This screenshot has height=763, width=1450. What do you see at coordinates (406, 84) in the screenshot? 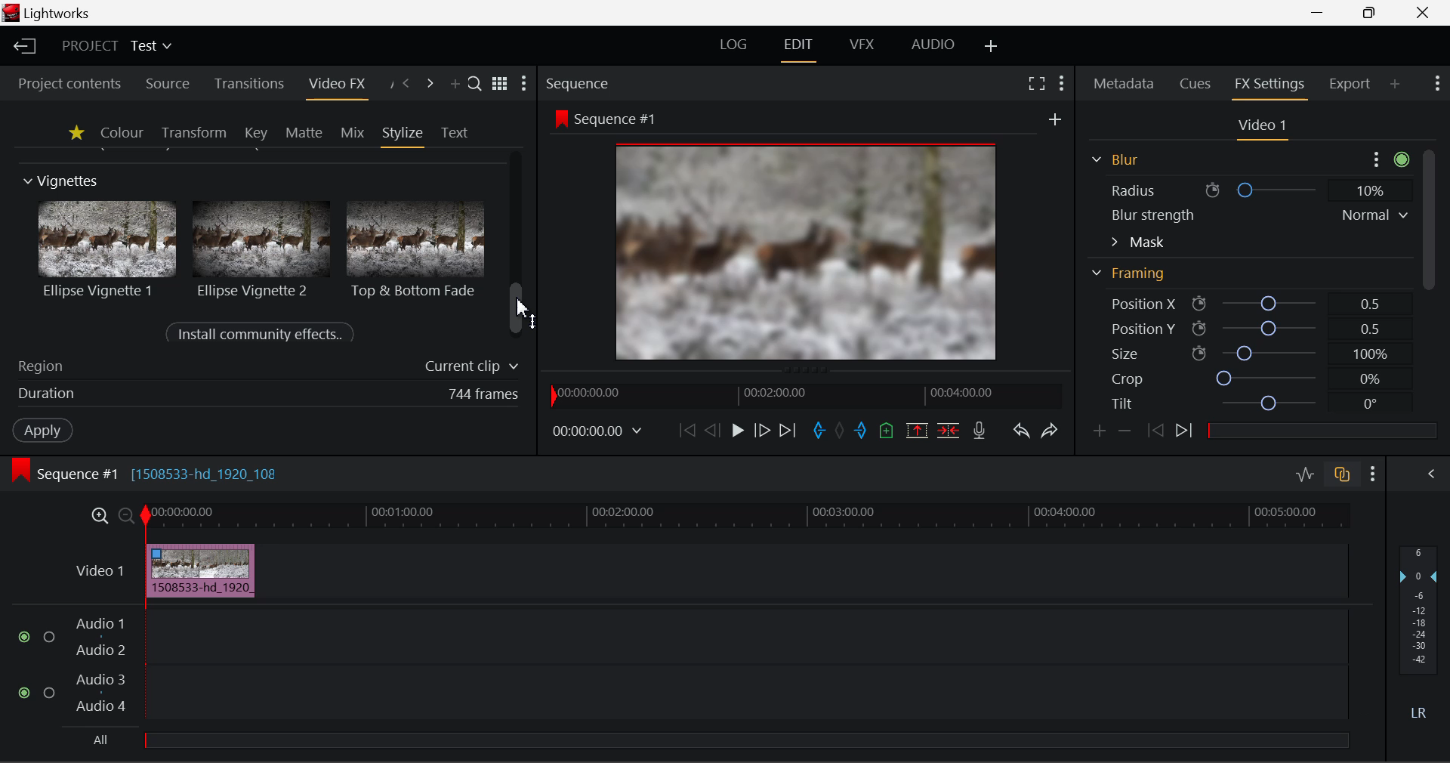
I see `Previous Panel` at bounding box center [406, 84].